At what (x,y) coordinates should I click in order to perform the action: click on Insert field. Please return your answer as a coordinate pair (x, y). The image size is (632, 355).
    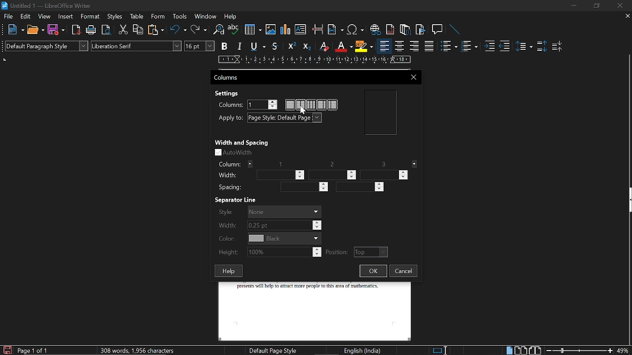
    Looking at the image, I should click on (335, 30).